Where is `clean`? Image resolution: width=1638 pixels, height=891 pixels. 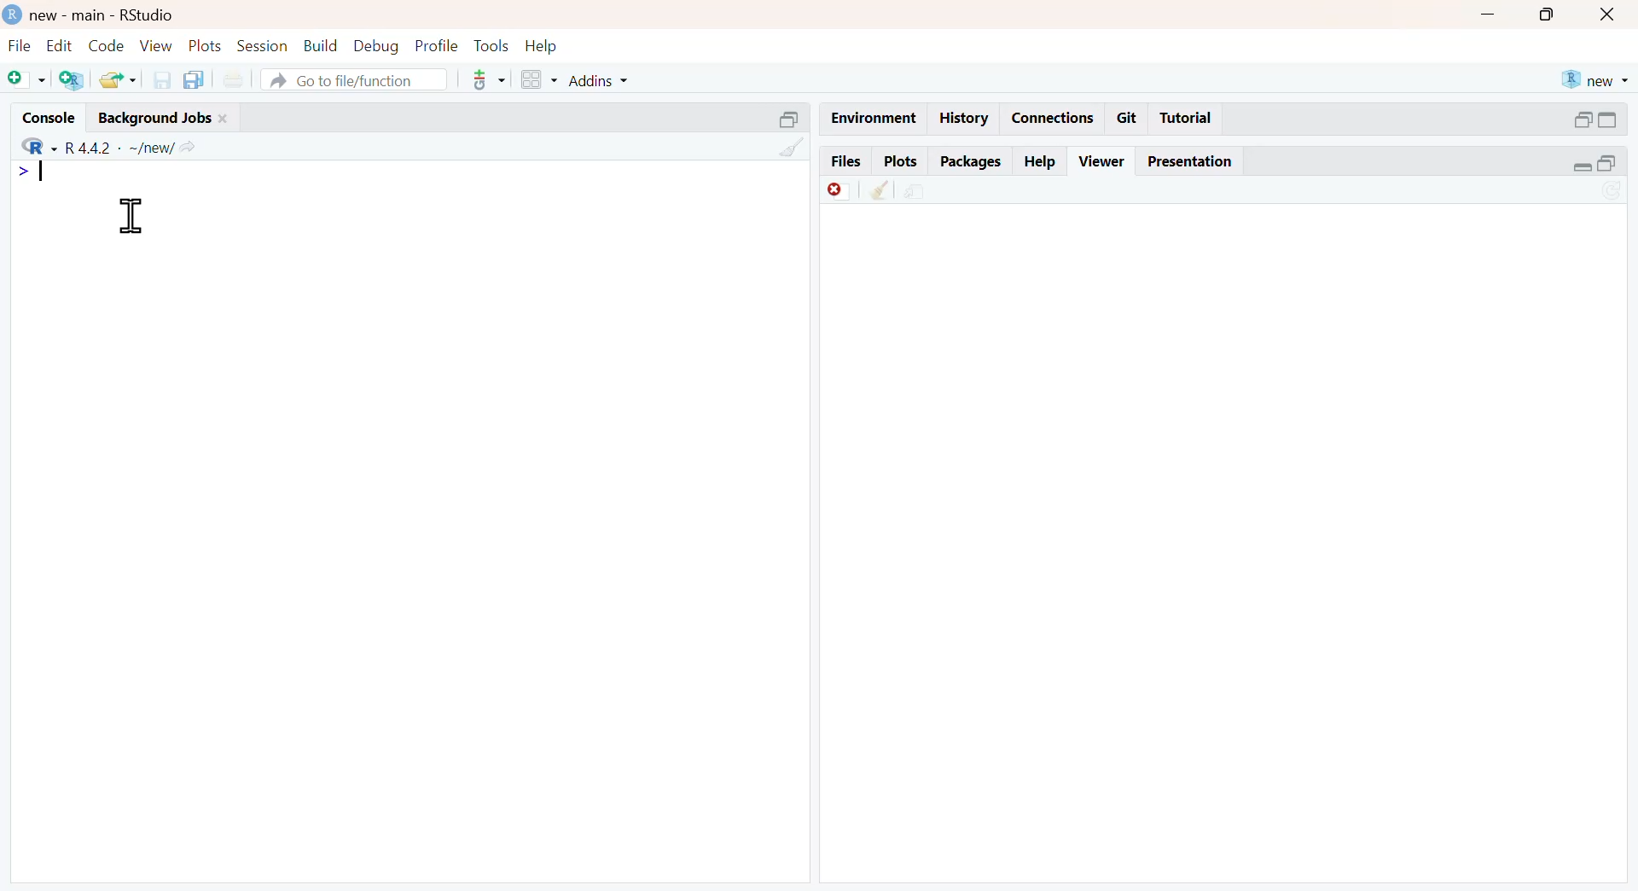 clean is located at coordinates (879, 191).